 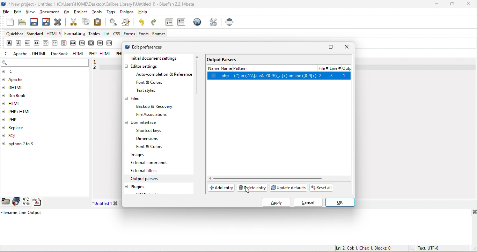 What do you see at coordinates (37, 43) in the screenshot?
I see `acronym` at bounding box center [37, 43].